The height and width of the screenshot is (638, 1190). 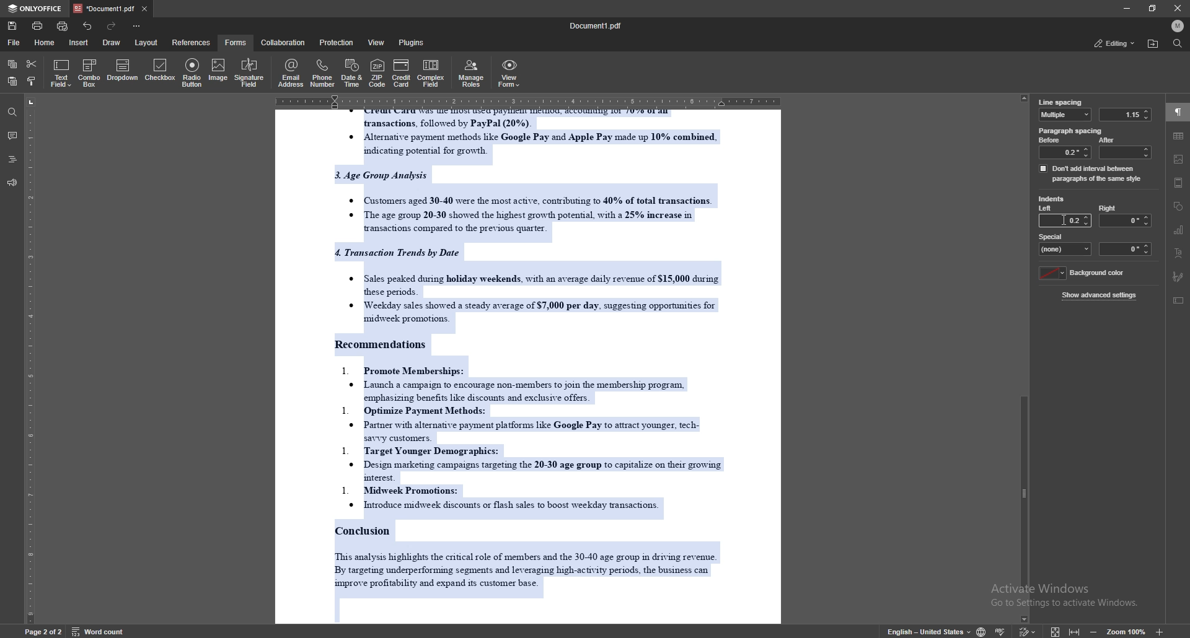 I want to click on file, so click(x=14, y=43).